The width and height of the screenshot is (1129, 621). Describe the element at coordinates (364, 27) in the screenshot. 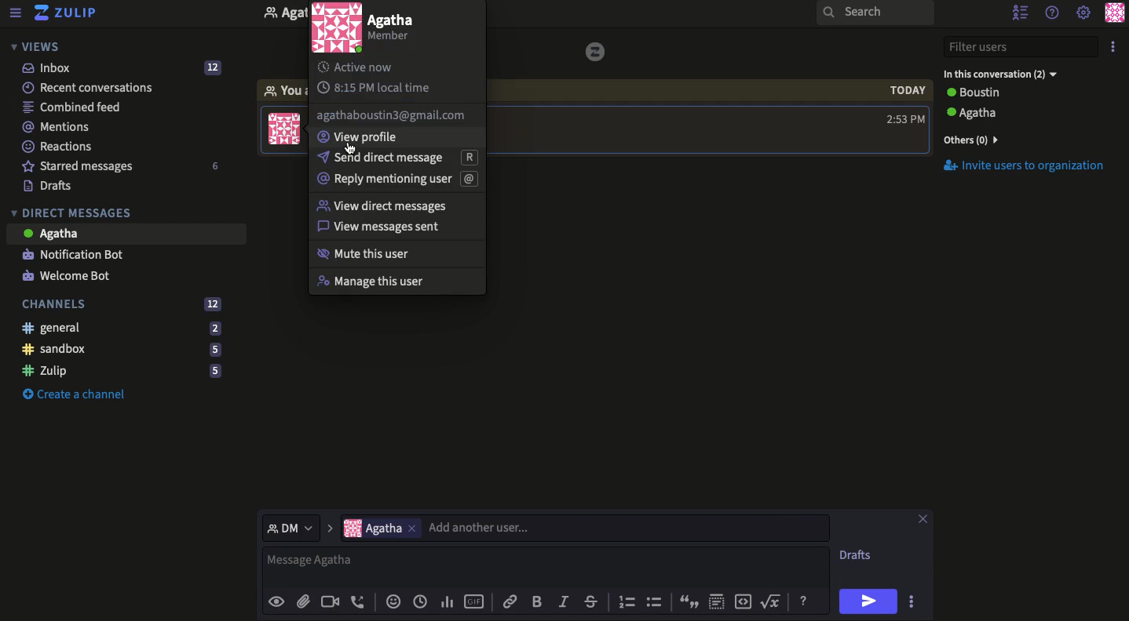

I see `User` at that location.